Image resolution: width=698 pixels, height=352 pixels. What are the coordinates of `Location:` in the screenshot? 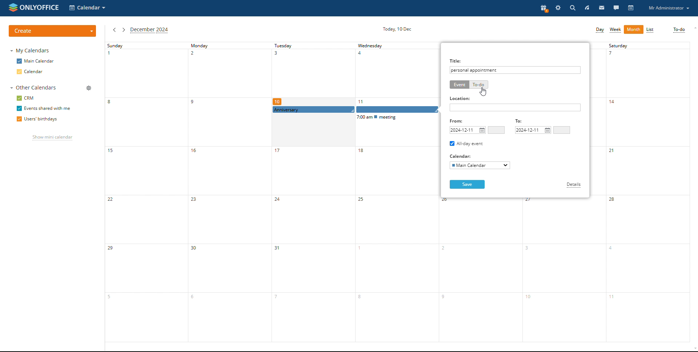 It's located at (461, 99).